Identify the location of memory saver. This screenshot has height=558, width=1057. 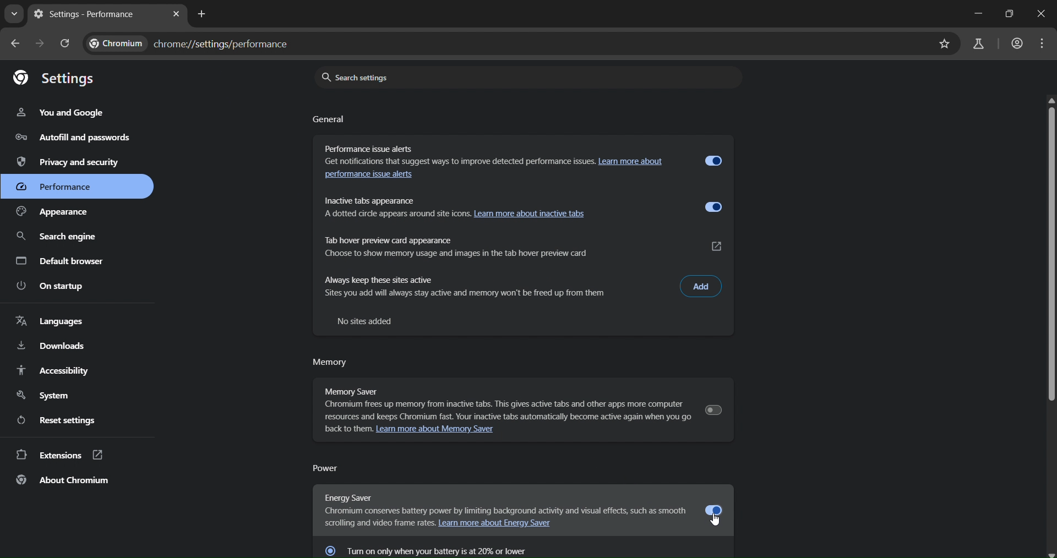
(500, 400).